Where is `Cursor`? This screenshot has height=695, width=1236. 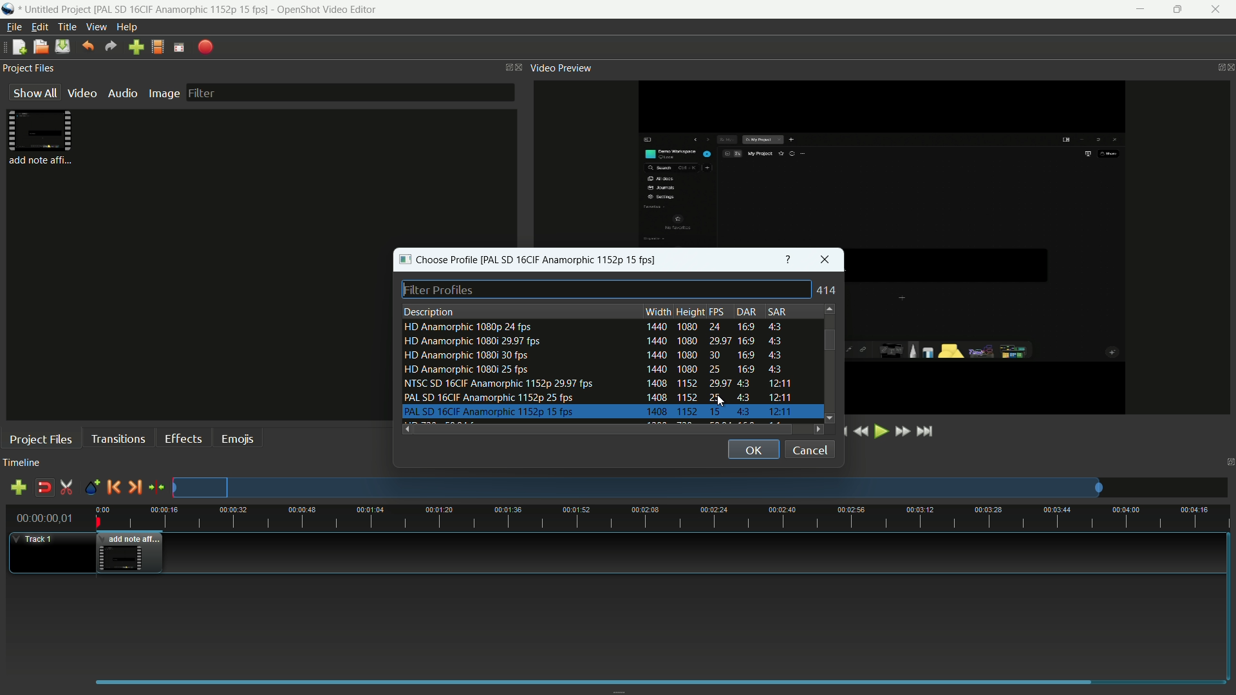 Cursor is located at coordinates (724, 402).